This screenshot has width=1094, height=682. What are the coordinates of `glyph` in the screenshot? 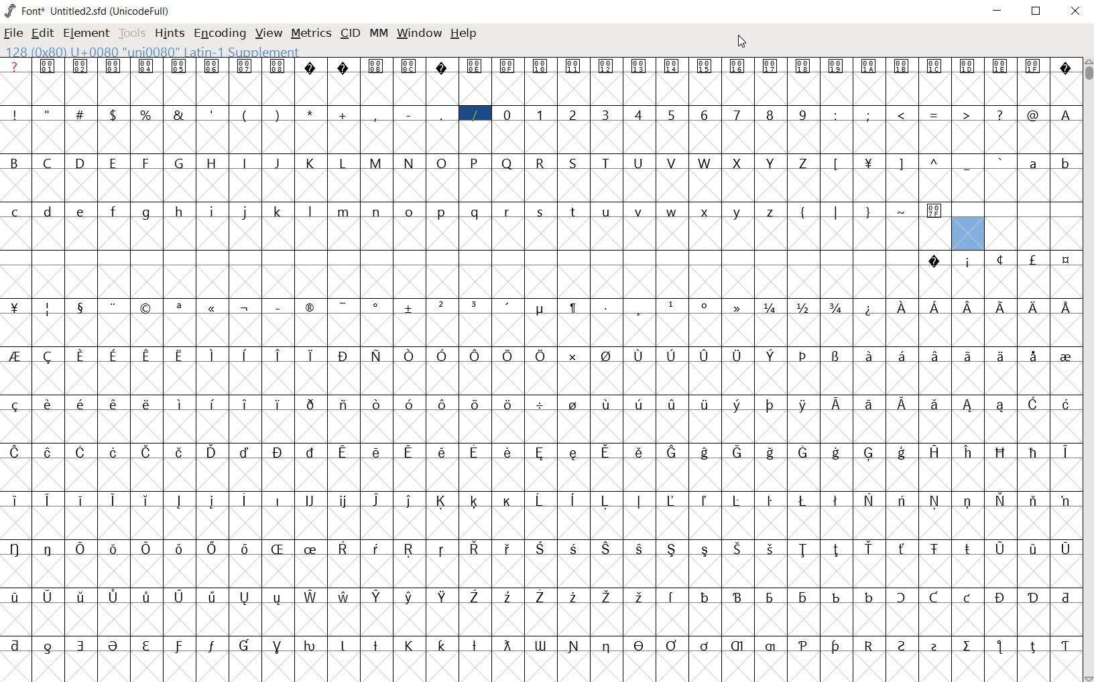 It's located at (507, 212).